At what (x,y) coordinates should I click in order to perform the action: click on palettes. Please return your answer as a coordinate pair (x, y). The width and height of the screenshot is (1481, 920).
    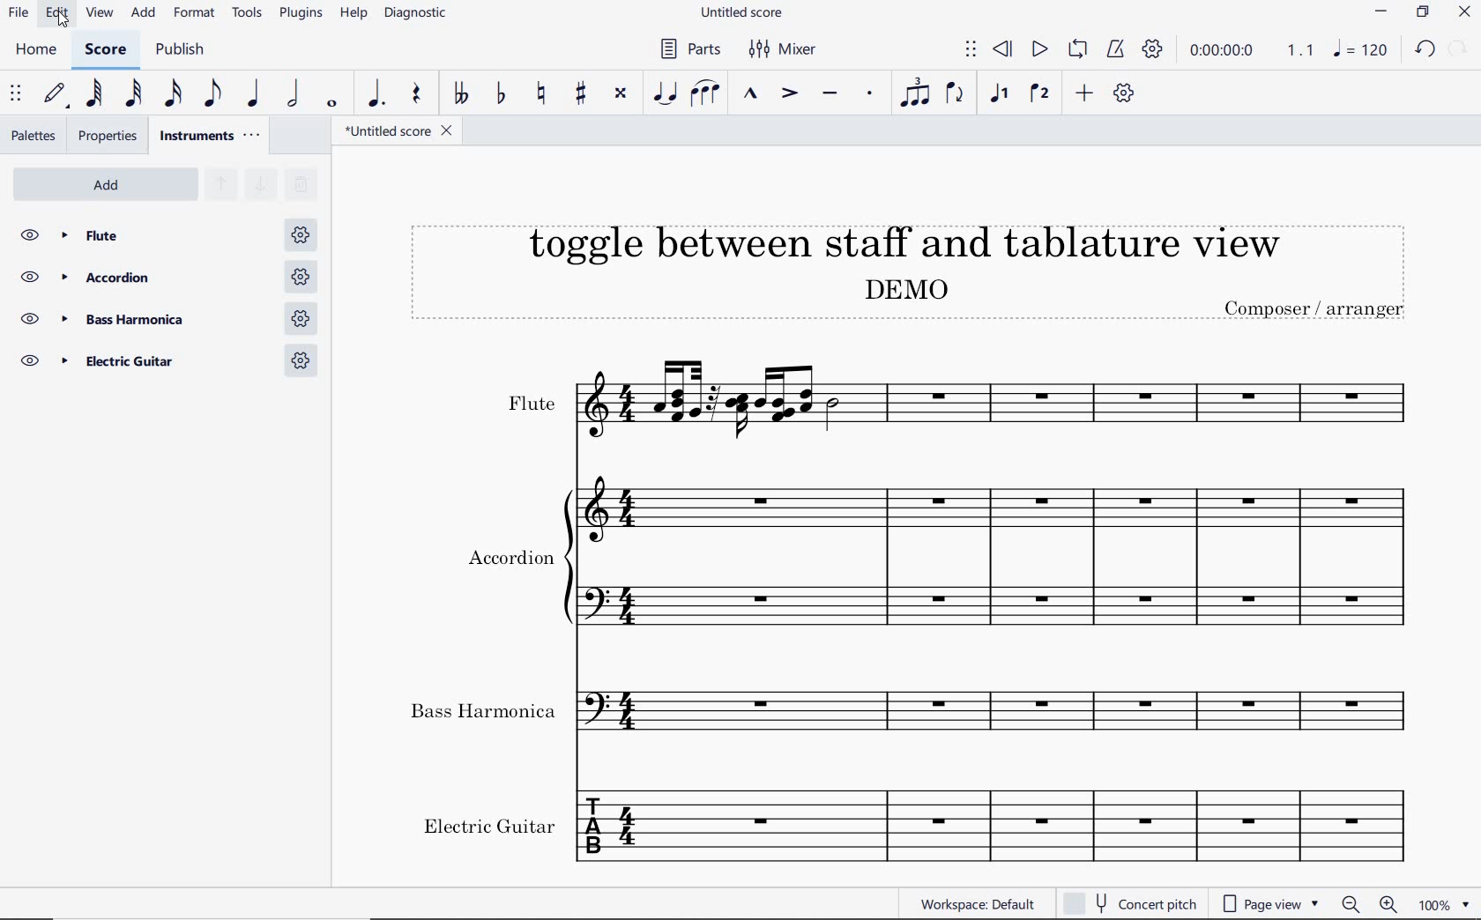
    Looking at the image, I should click on (35, 134).